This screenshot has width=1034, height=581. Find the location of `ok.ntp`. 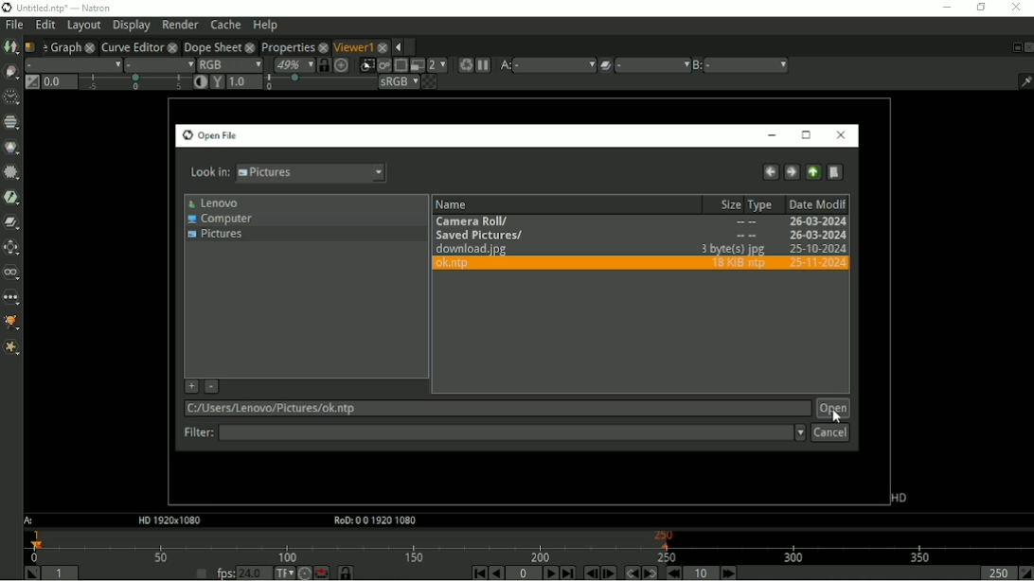

ok.ntp is located at coordinates (640, 266).